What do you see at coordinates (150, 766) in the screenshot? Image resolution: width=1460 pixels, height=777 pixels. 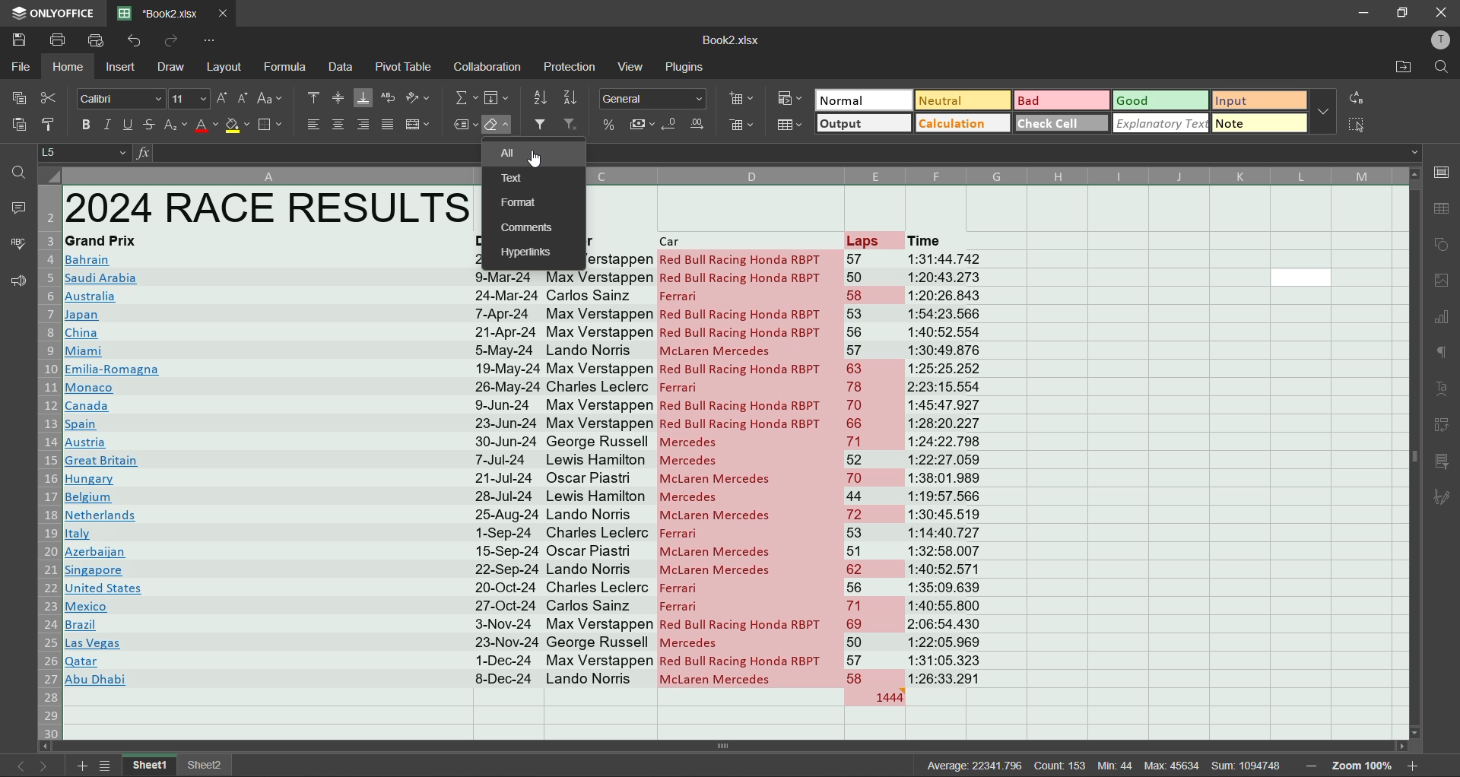 I see `sheet 1` at bounding box center [150, 766].